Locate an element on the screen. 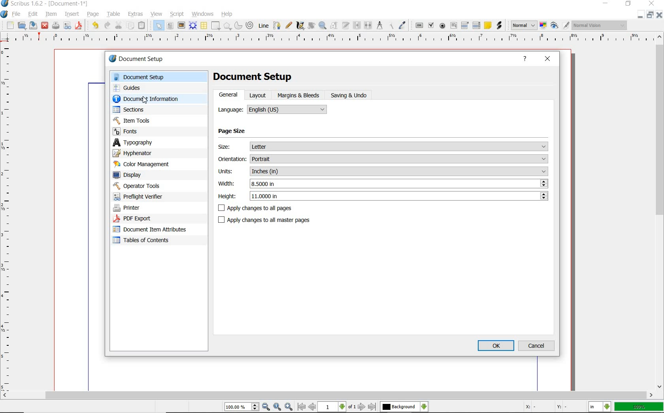  Document Setup is located at coordinates (253, 78).